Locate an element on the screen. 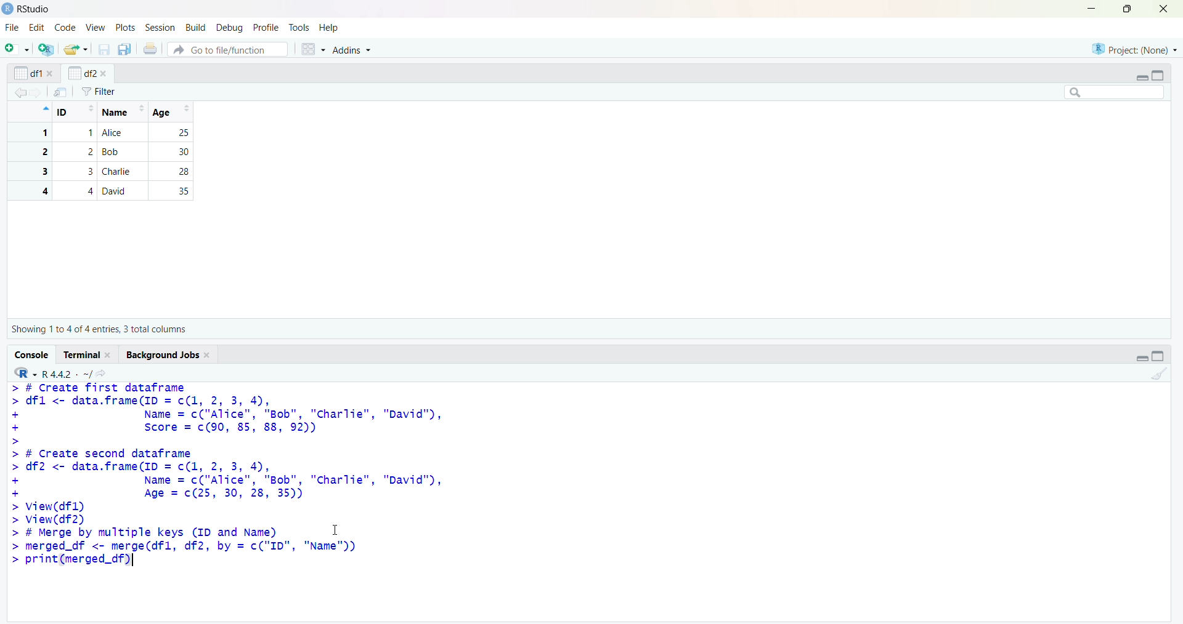  grid is located at coordinates (314, 49).